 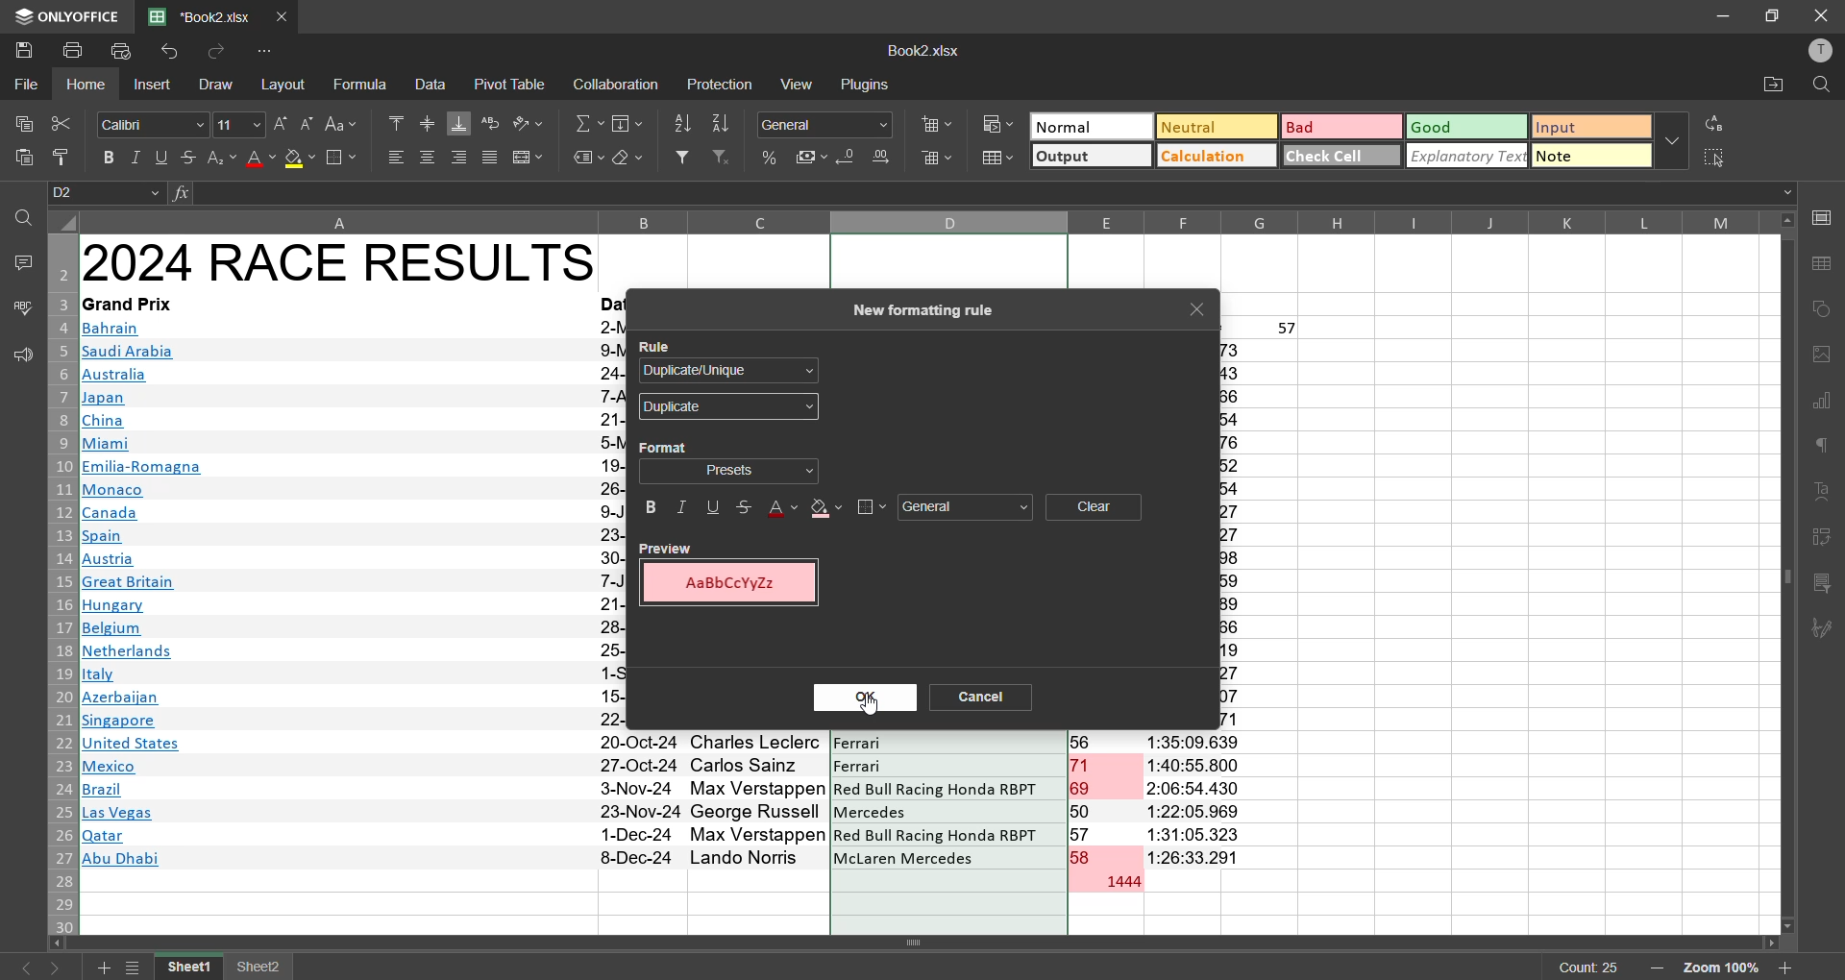 I want to click on underline, so click(x=162, y=156).